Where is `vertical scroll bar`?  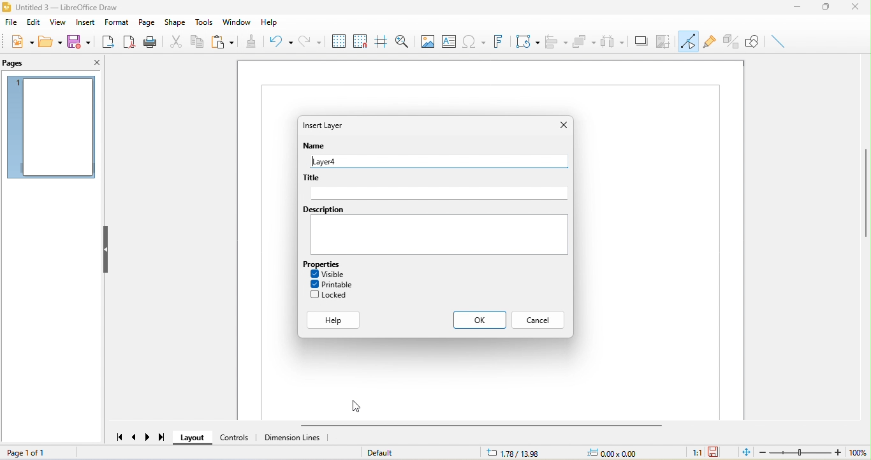
vertical scroll bar is located at coordinates (863, 192).